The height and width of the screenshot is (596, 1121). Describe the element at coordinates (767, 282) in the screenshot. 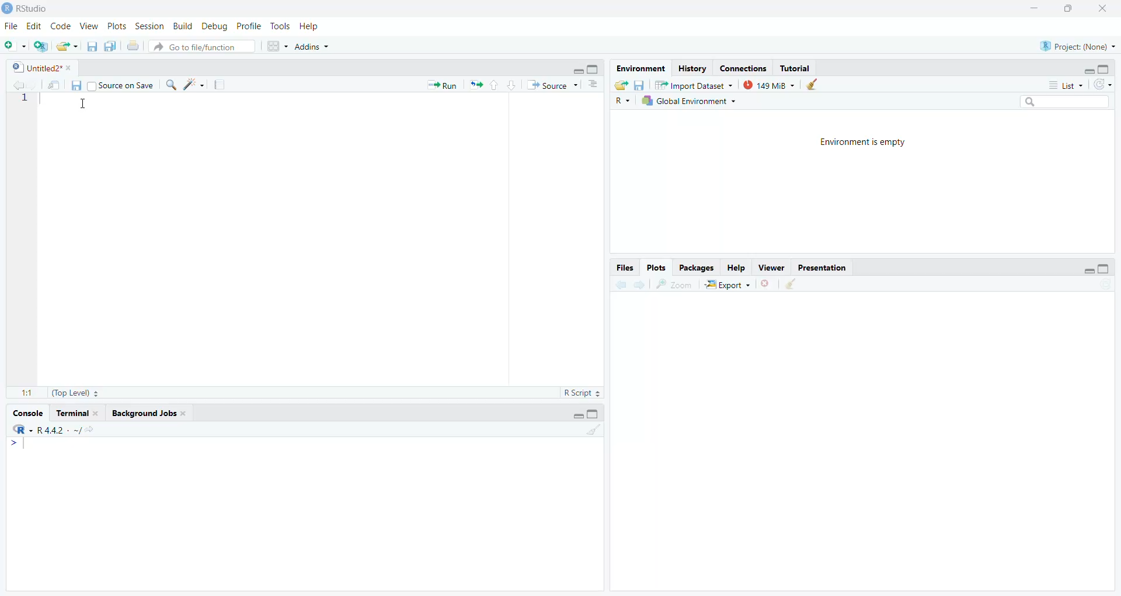

I see `Close` at that location.